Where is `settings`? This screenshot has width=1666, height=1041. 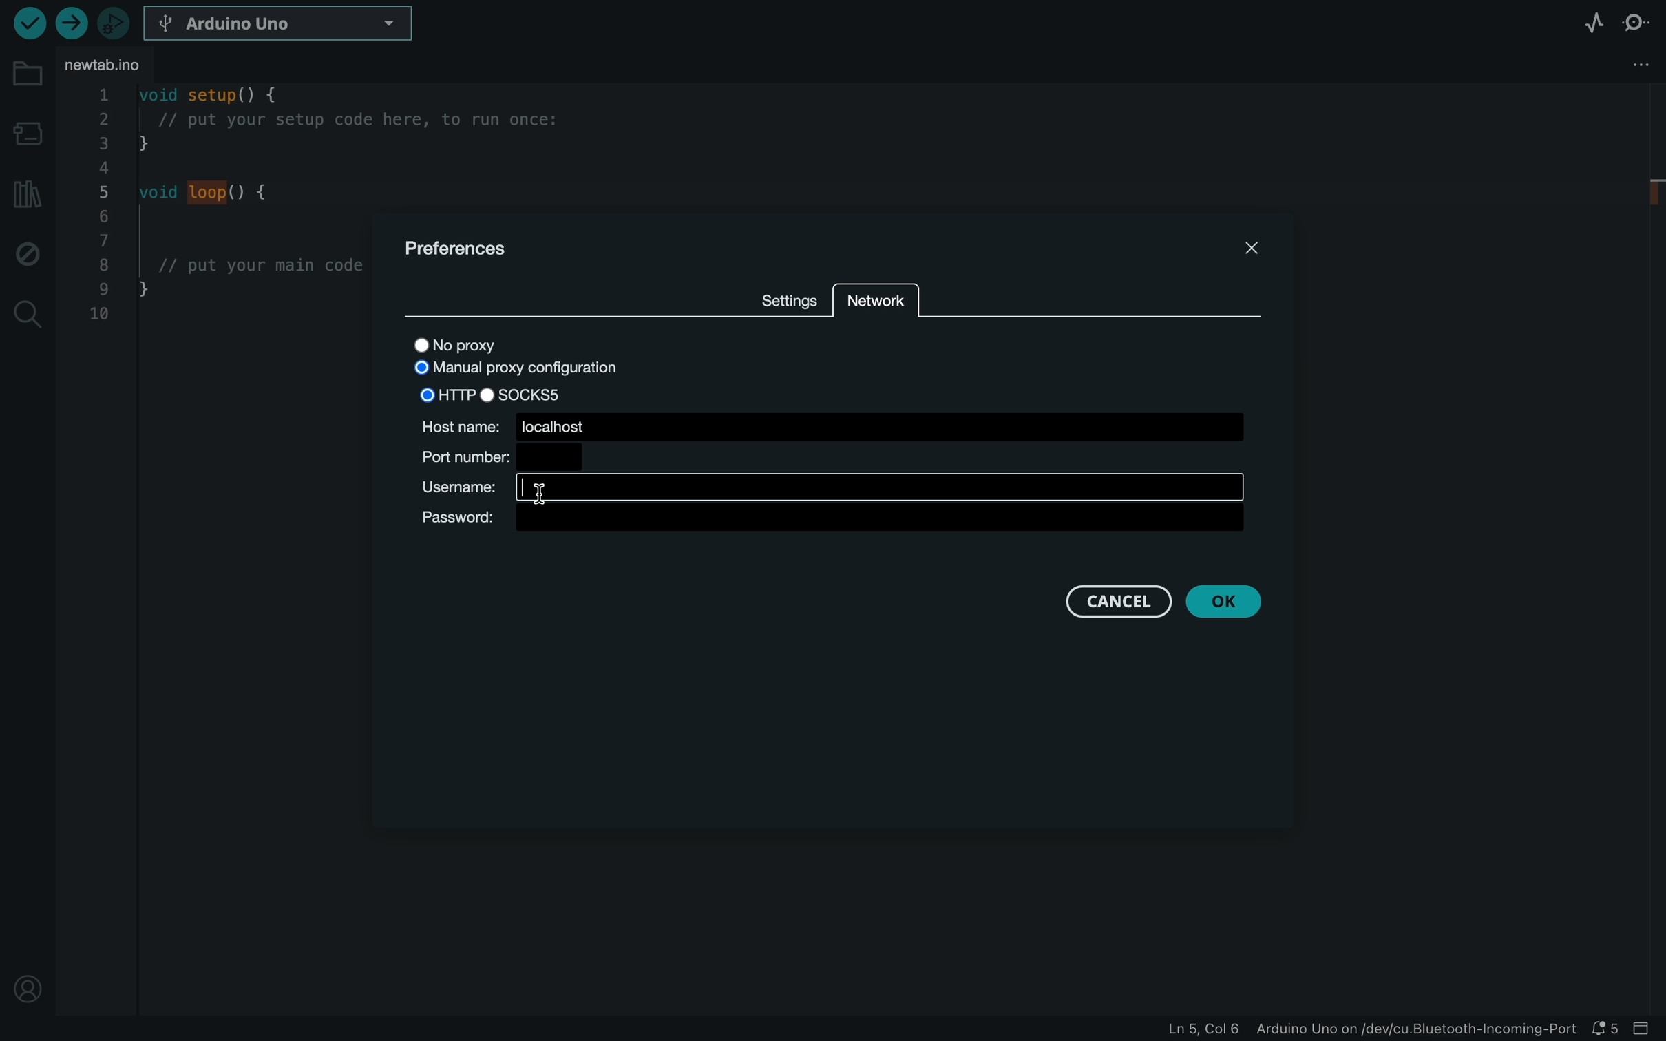
settings is located at coordinates (788, 297).